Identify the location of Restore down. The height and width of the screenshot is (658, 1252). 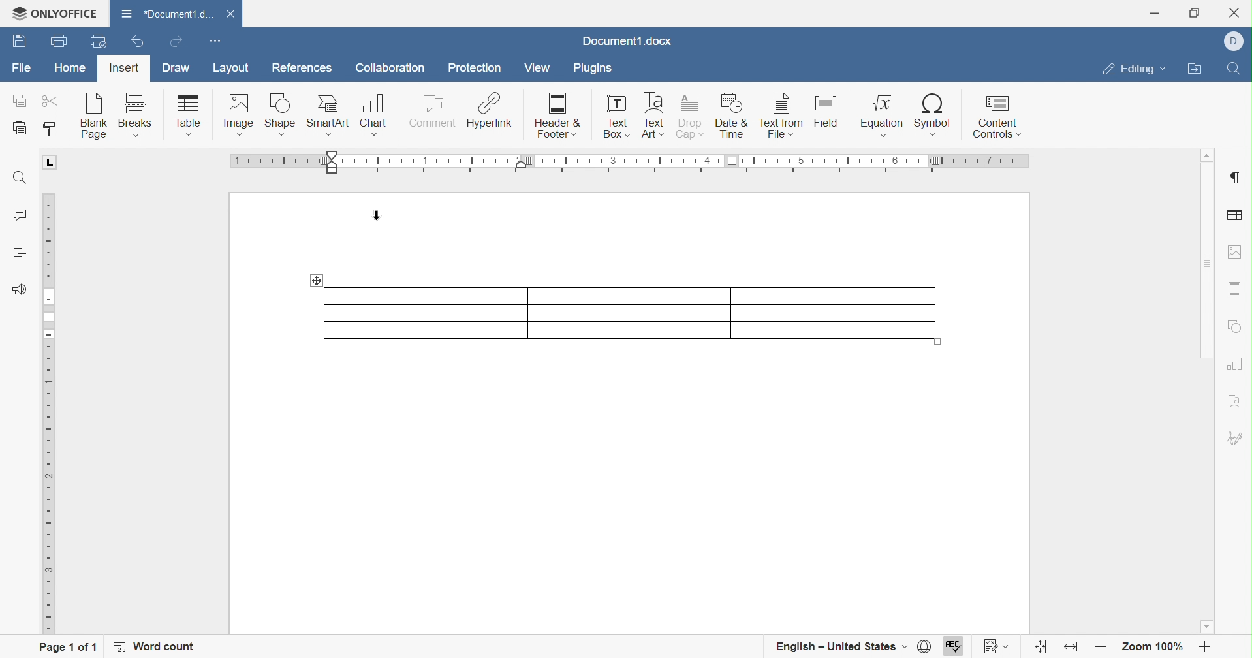
(1194, 14).